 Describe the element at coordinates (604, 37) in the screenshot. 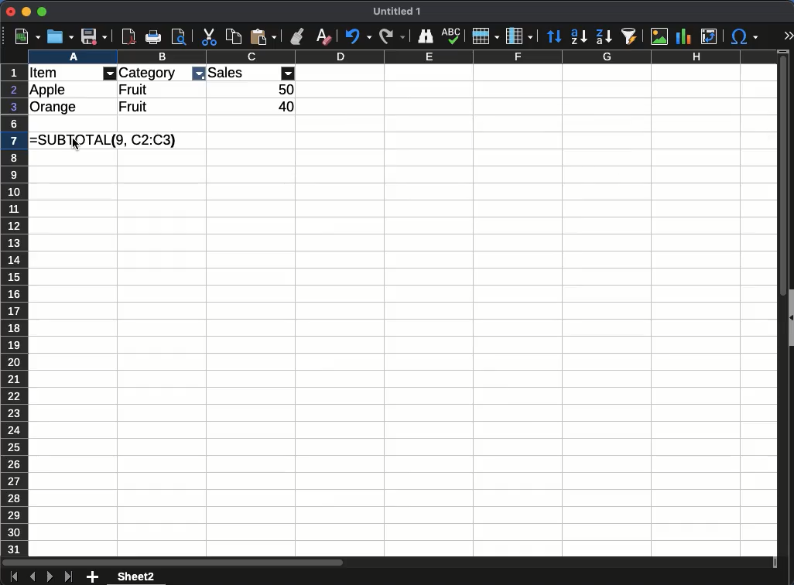

I see `descending` at that location.